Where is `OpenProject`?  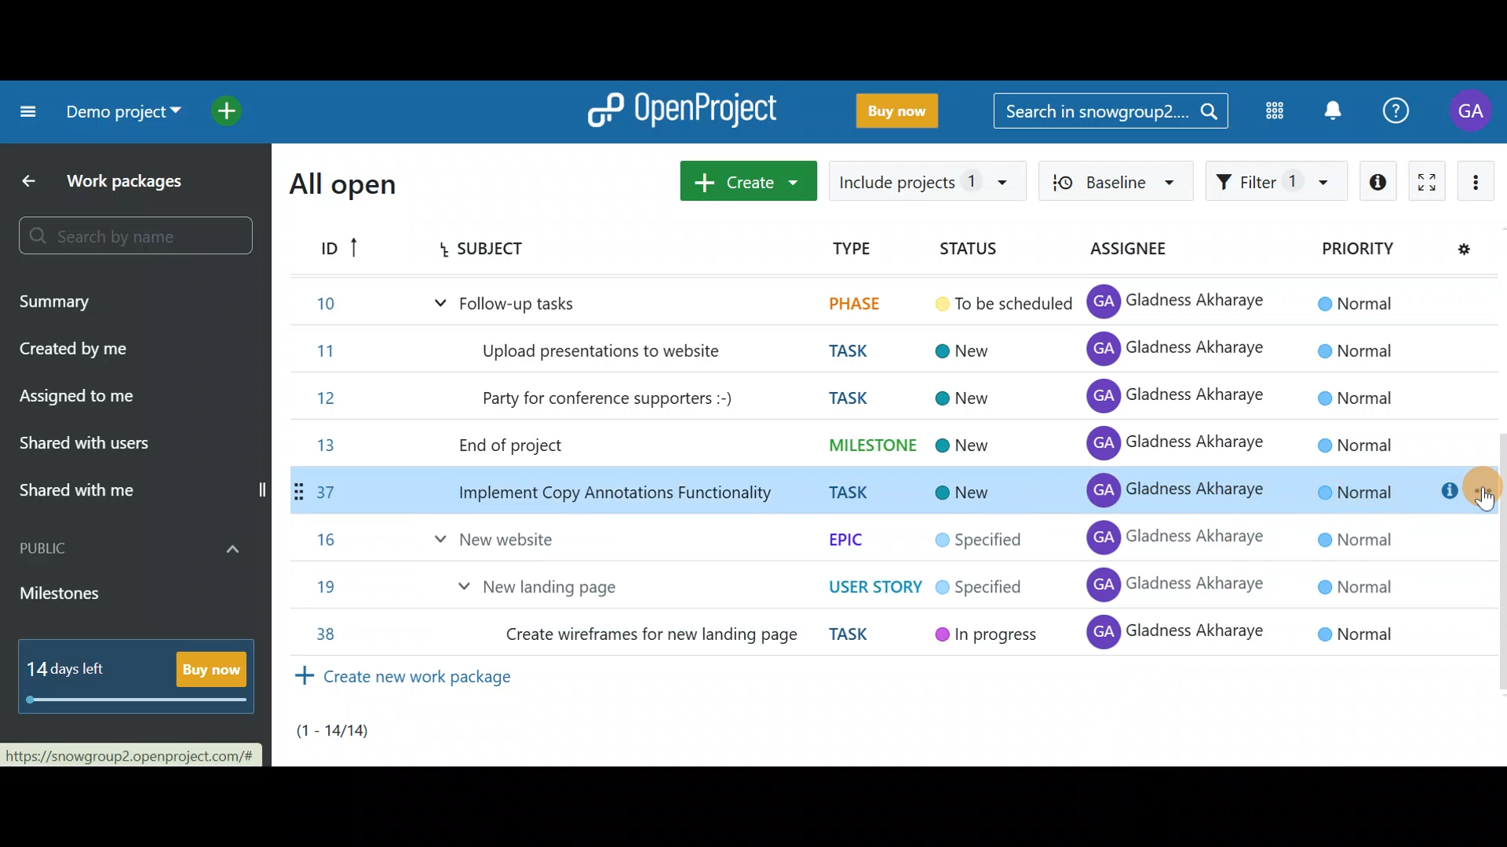 OpenProject is located at coordinates (679, 109).